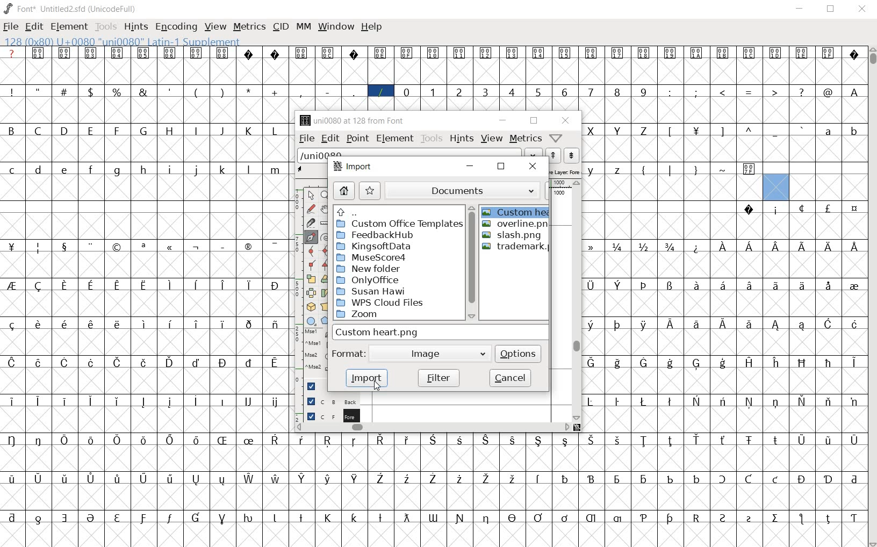 This screenshot has width=877, height=547. What do you see at coordinates (335, 26) in the screenshot?
I see `WINDOW` at bounding box center [335, 26].